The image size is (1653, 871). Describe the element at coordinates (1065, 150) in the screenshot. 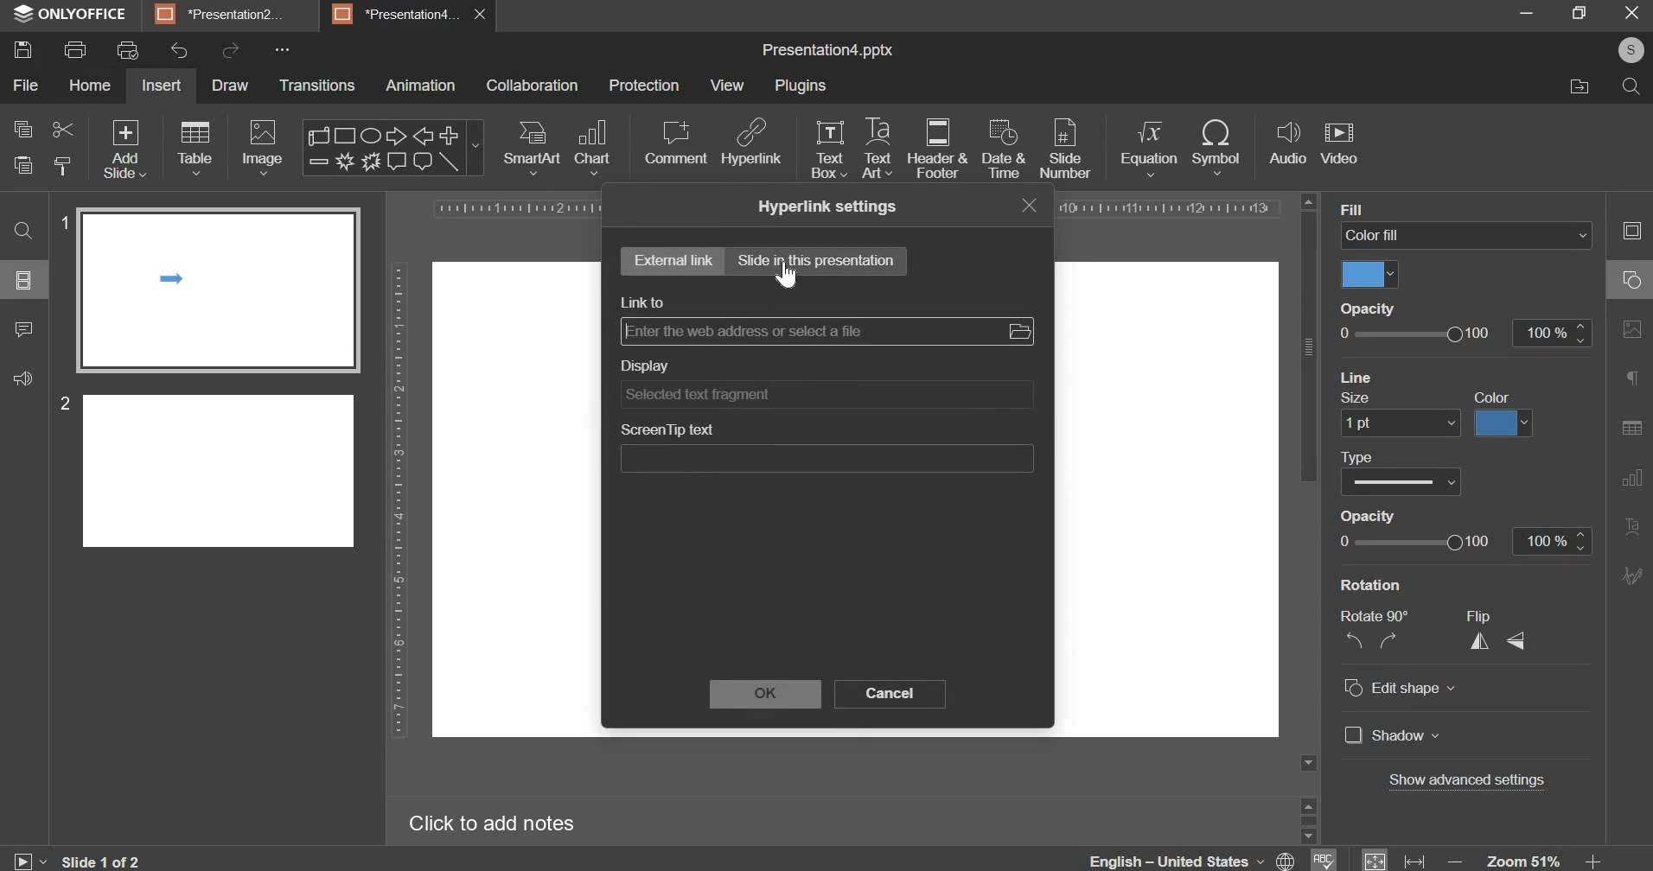

I see `slide number` at that location.